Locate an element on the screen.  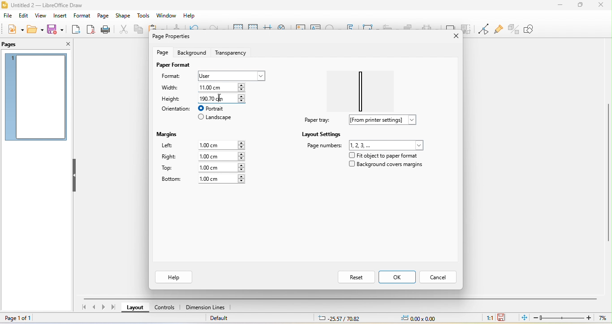
horizontal scroll bar is located at coordinates (342, 298).